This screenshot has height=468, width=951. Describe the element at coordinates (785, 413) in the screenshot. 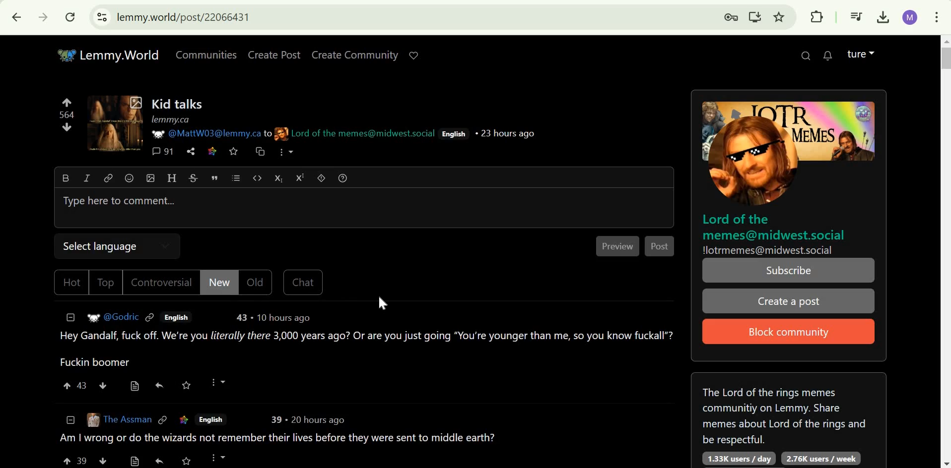

I see `About section` at that location.